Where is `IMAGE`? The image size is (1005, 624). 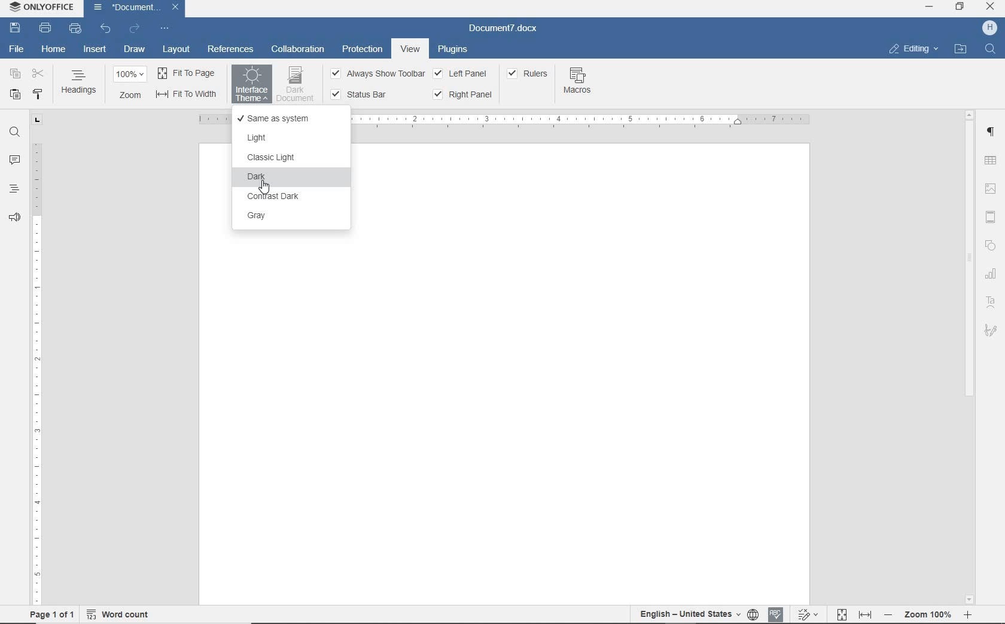
IMAGE is located at coordinates (991, 188).